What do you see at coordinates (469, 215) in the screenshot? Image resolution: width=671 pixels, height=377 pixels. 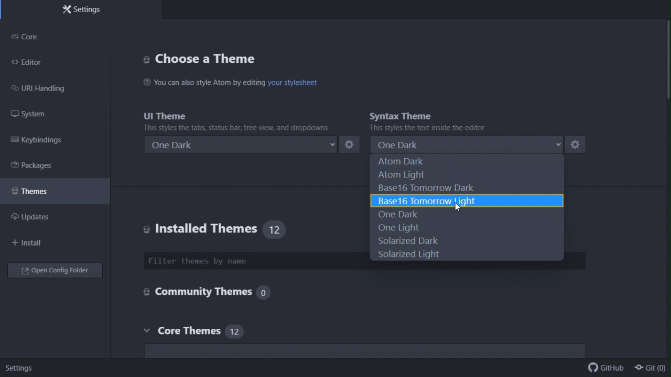 I see `One dark` at bounding box center [469, 215].